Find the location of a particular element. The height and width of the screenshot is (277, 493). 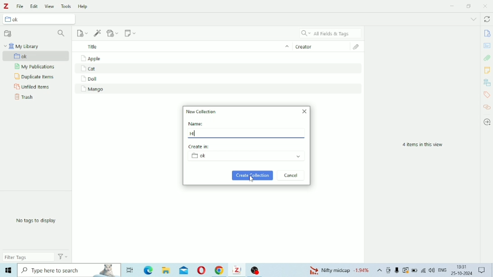

Cat is located at coordinates (93, 68).